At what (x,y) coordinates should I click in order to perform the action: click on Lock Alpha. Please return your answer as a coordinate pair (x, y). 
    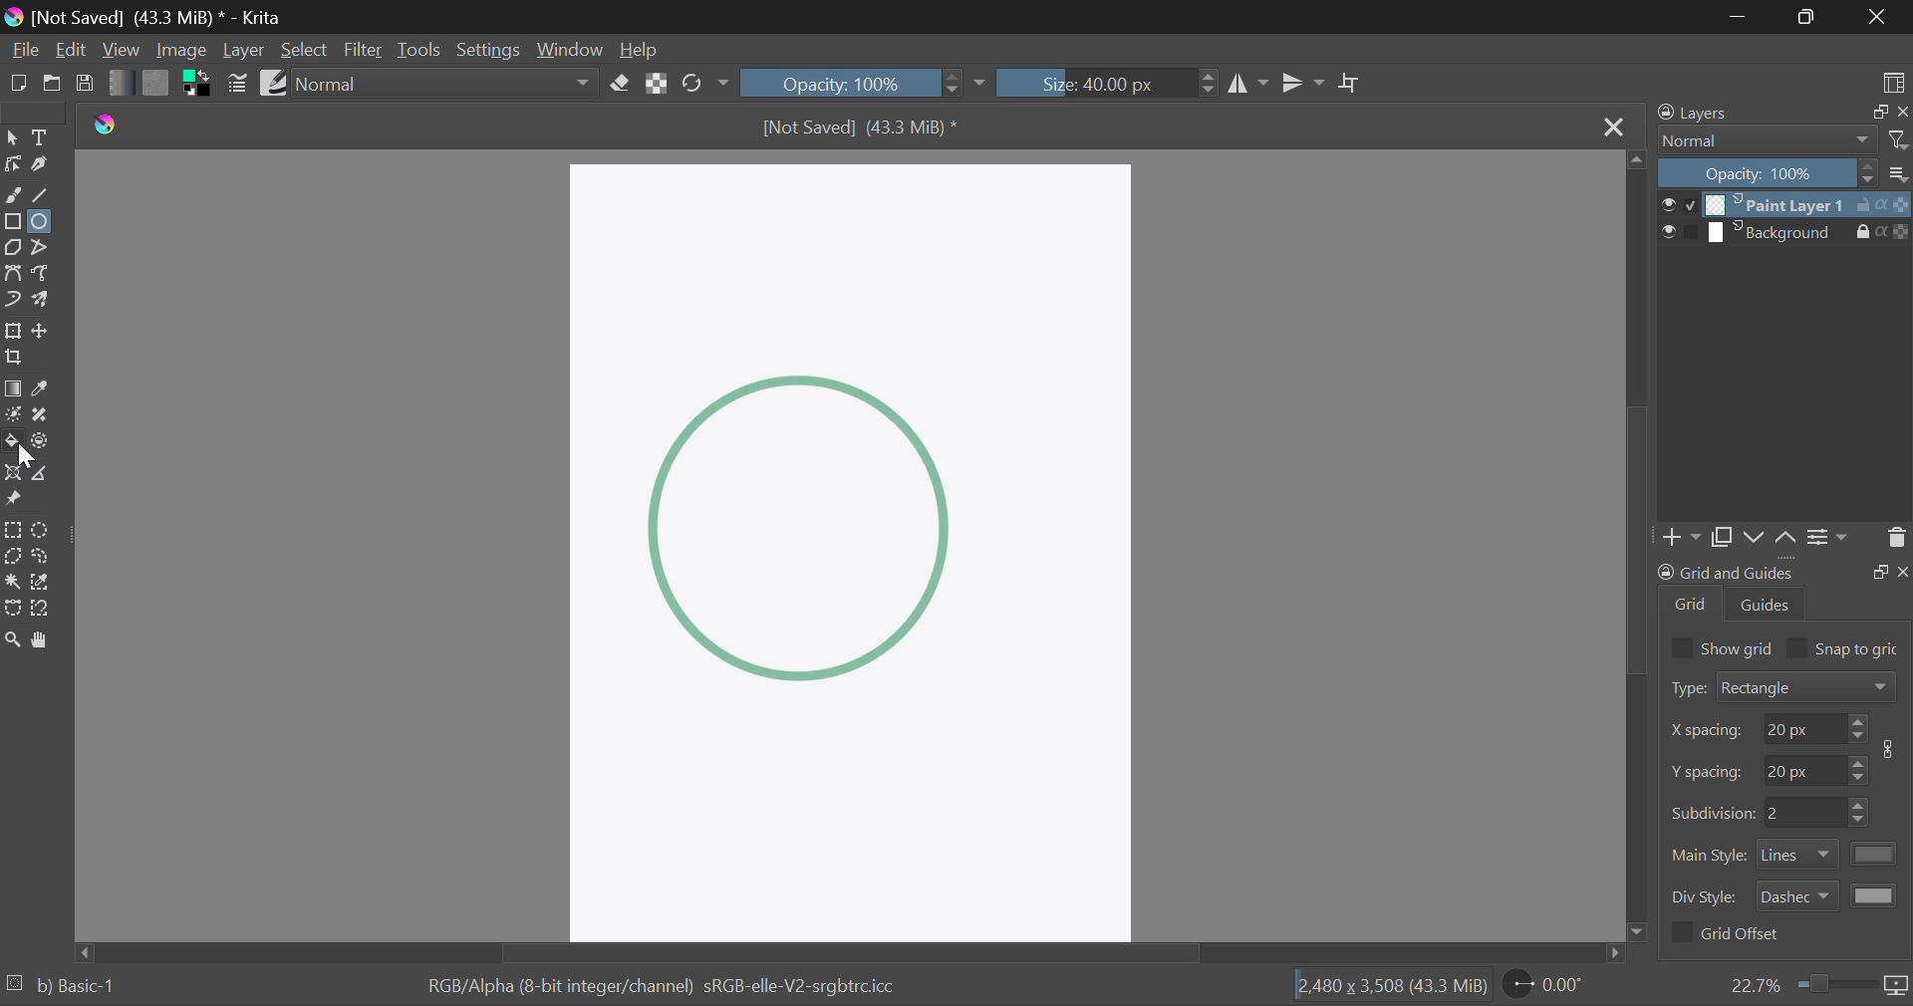
    Looking at the image, I should click on (658, 86).